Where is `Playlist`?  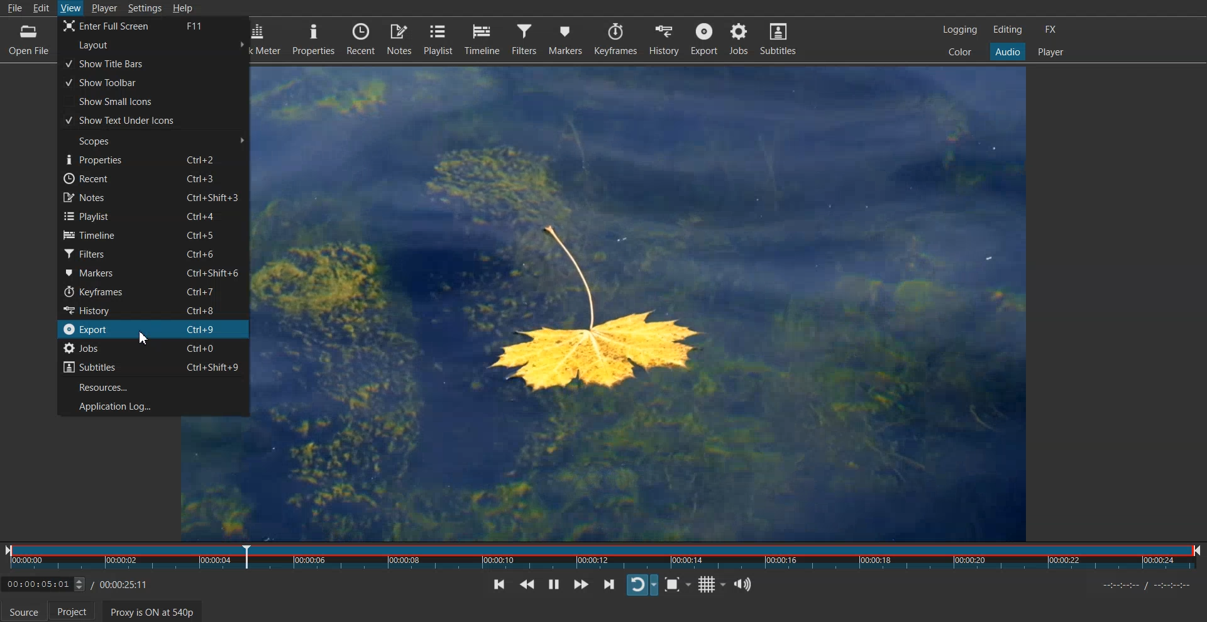 Playlist is located at coordinates (439, 39).